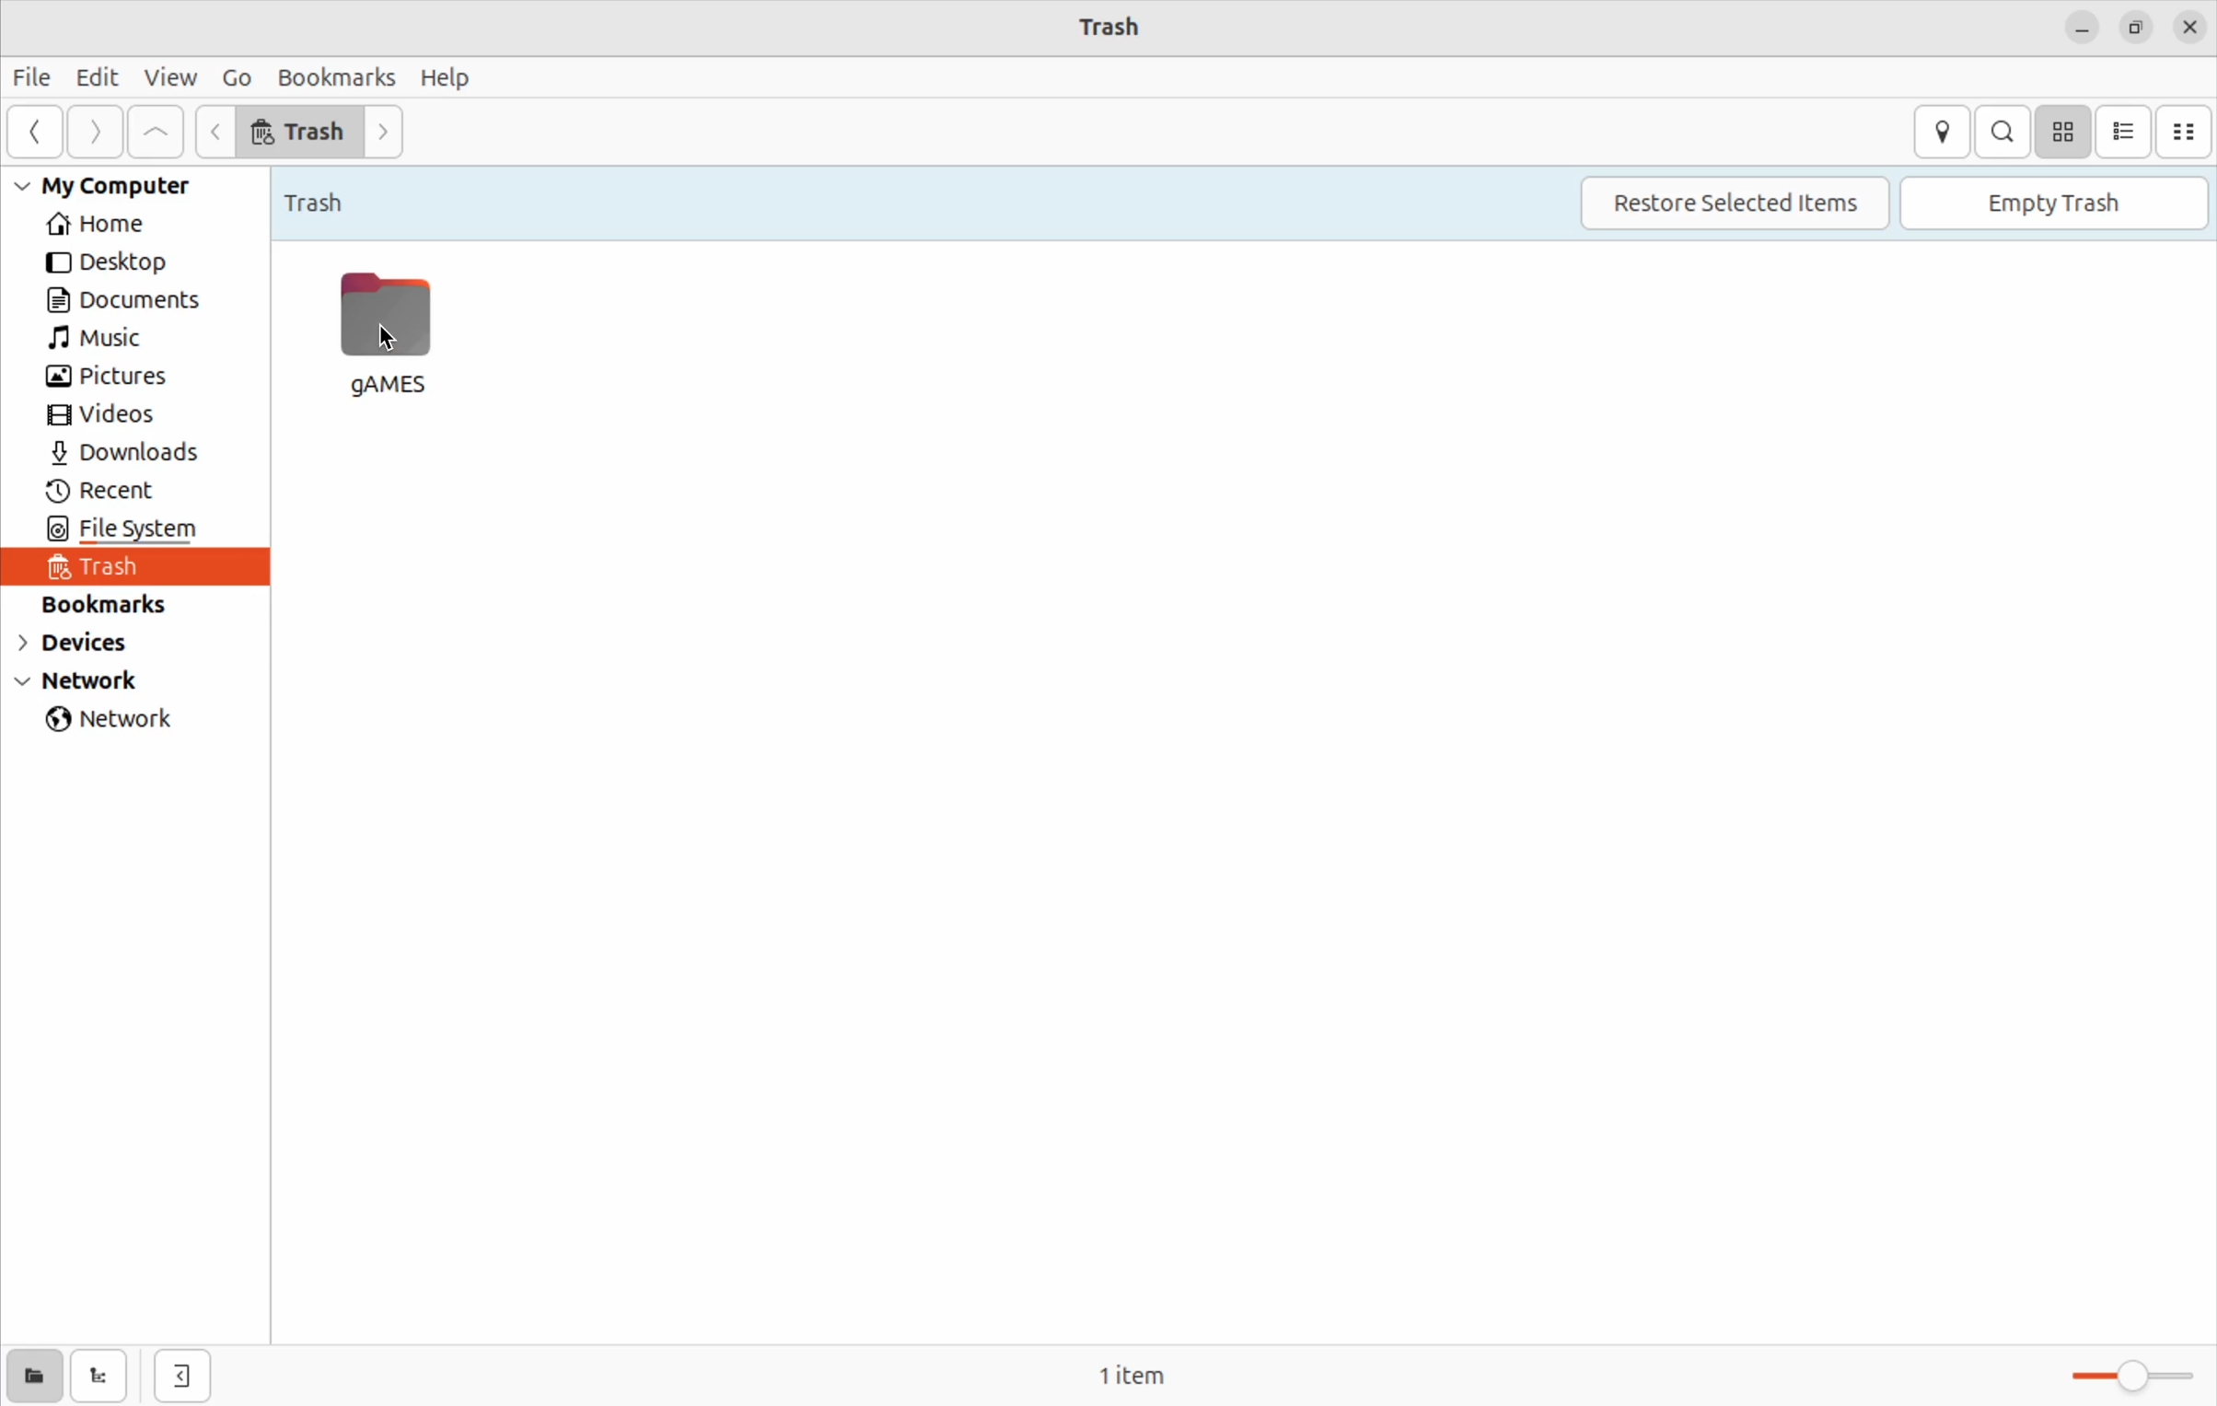  What do you see at coordinates (159, 531) in the screenshot?
I see `file system` at bounding box center [159, 531].